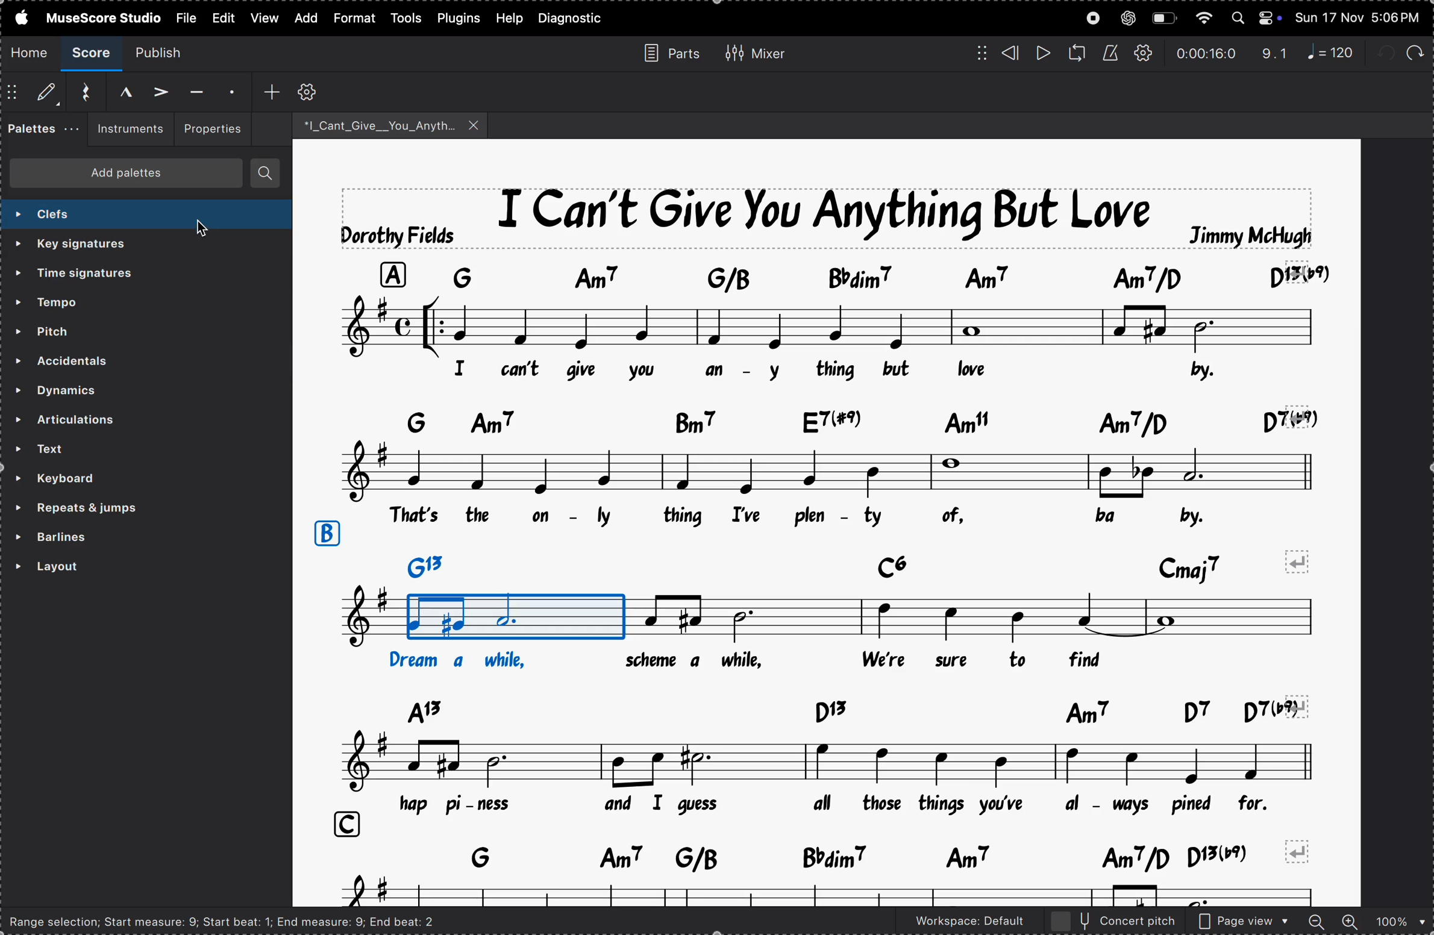 Image resolution: width=1434 pixels, height=935 pixels. Describe the element at coordinates (1145, 54) in the screenshot. I see `playback settings` at that location.